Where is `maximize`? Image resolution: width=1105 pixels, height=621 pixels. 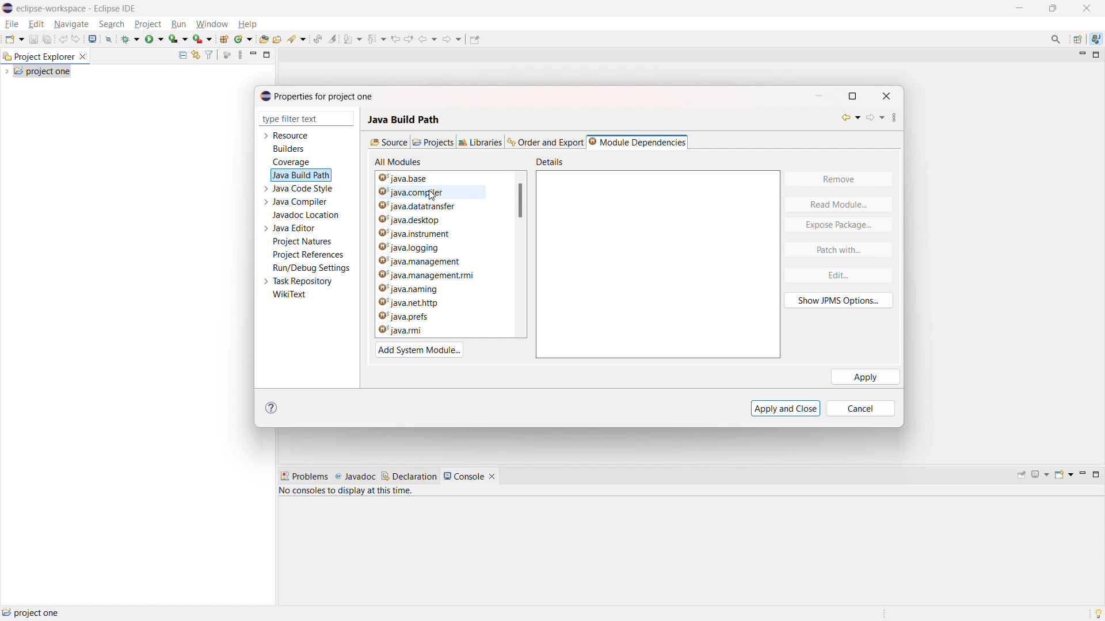
maximize is located at coordinates (1019, 8).